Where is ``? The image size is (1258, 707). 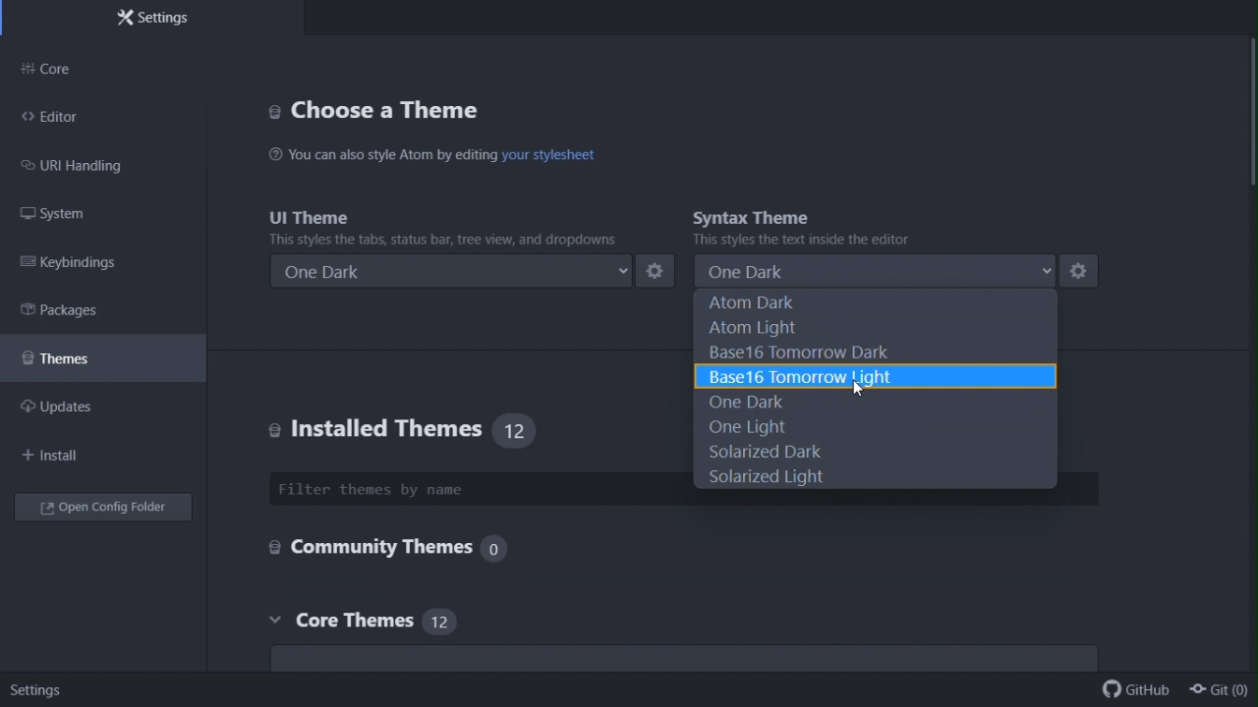
 is located at coordinates (388, 109).